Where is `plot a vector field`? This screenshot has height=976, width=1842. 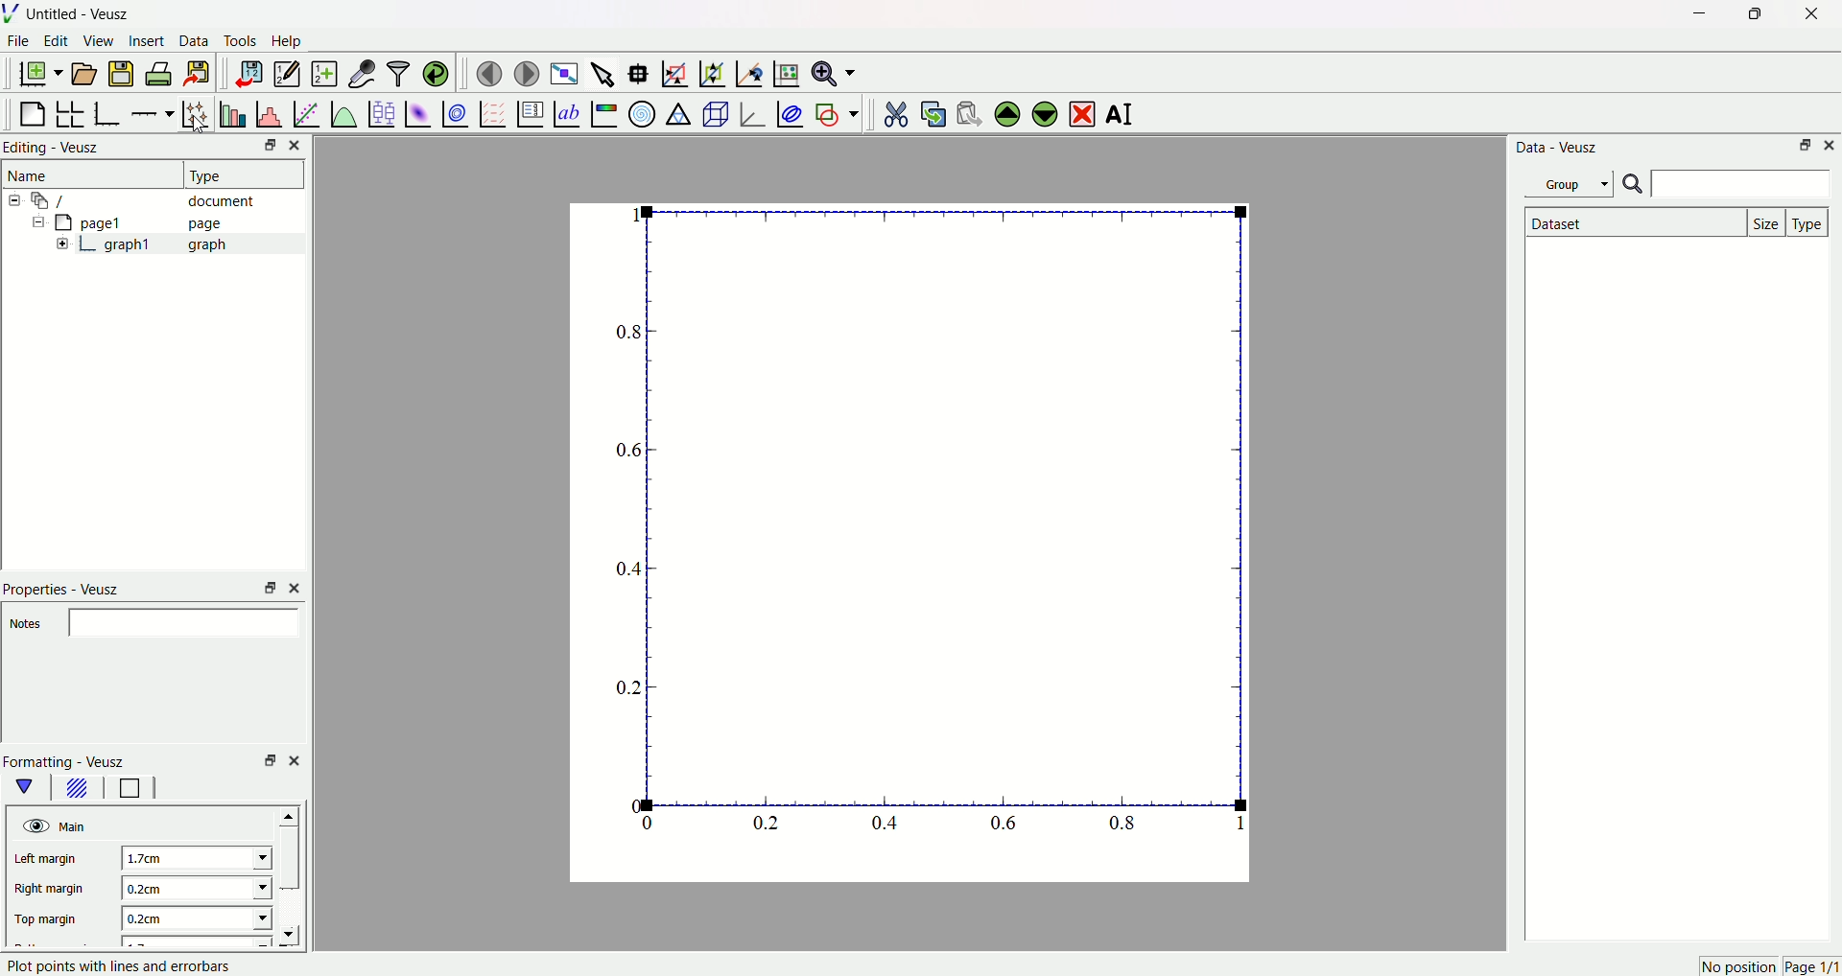
plot a vector field is located at coordinates (489, 113).